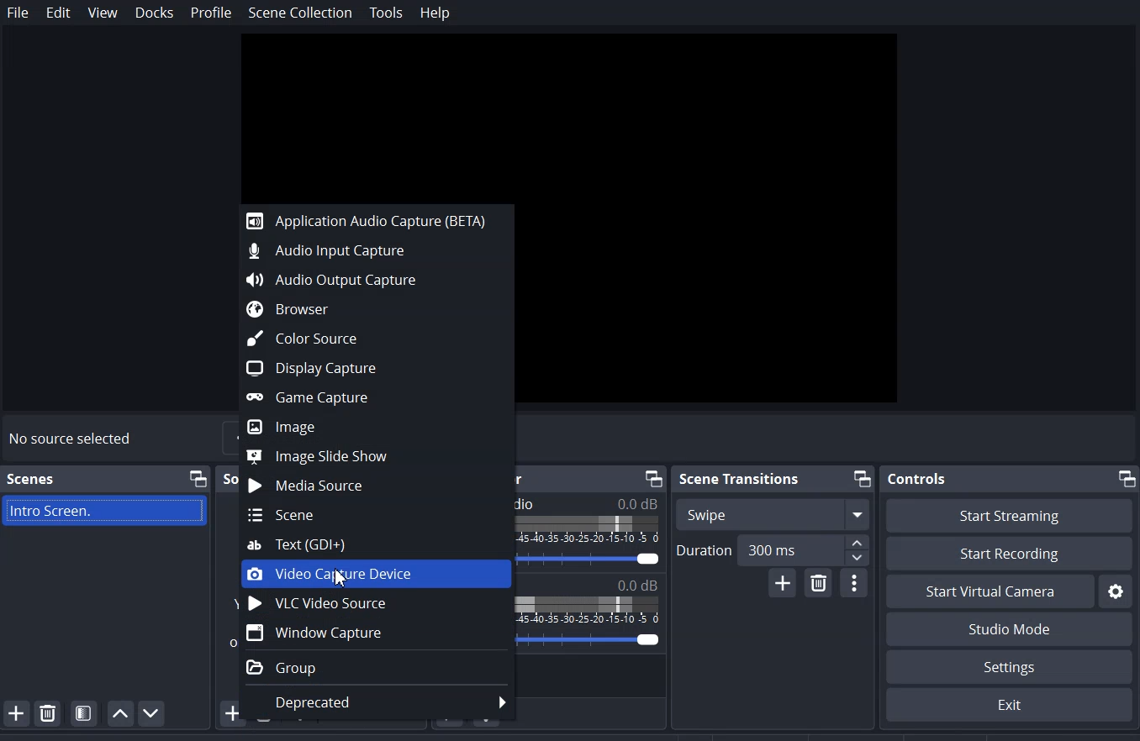 The width and height of the screenshot is (1140, 741). I want to click on Maximize, so click(863, 479).